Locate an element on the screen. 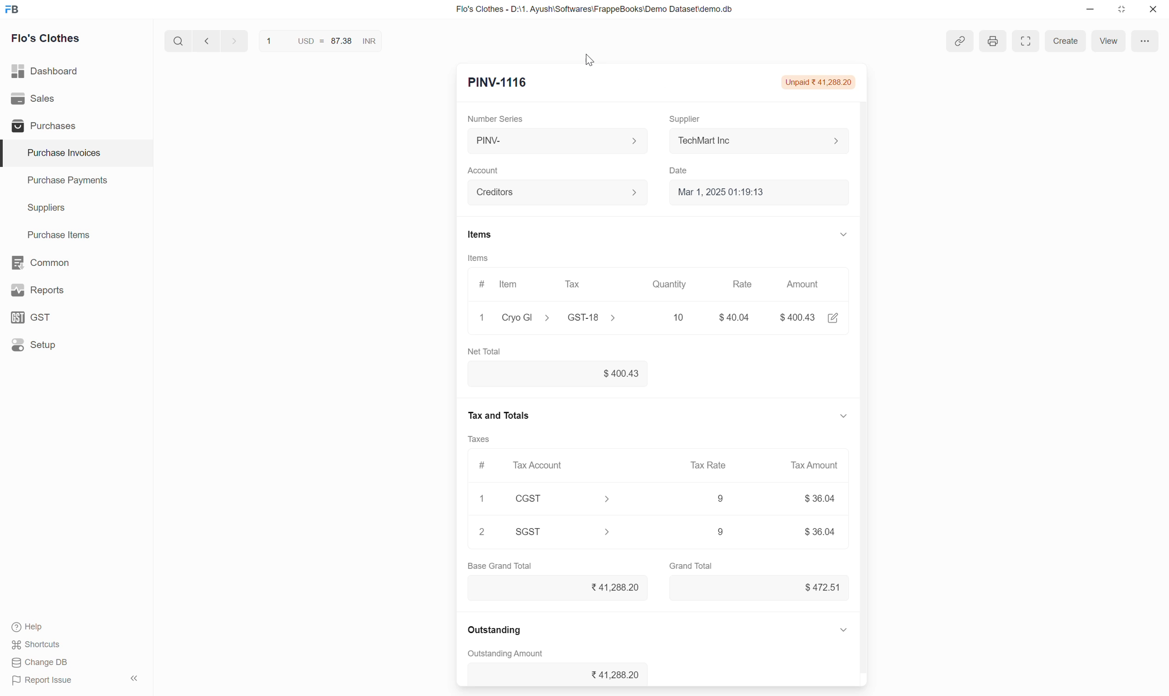 The width and height of the screenshot is (1169, 696). Mar 1, 2025 01:19:13  is located at coordinates (761, 193).